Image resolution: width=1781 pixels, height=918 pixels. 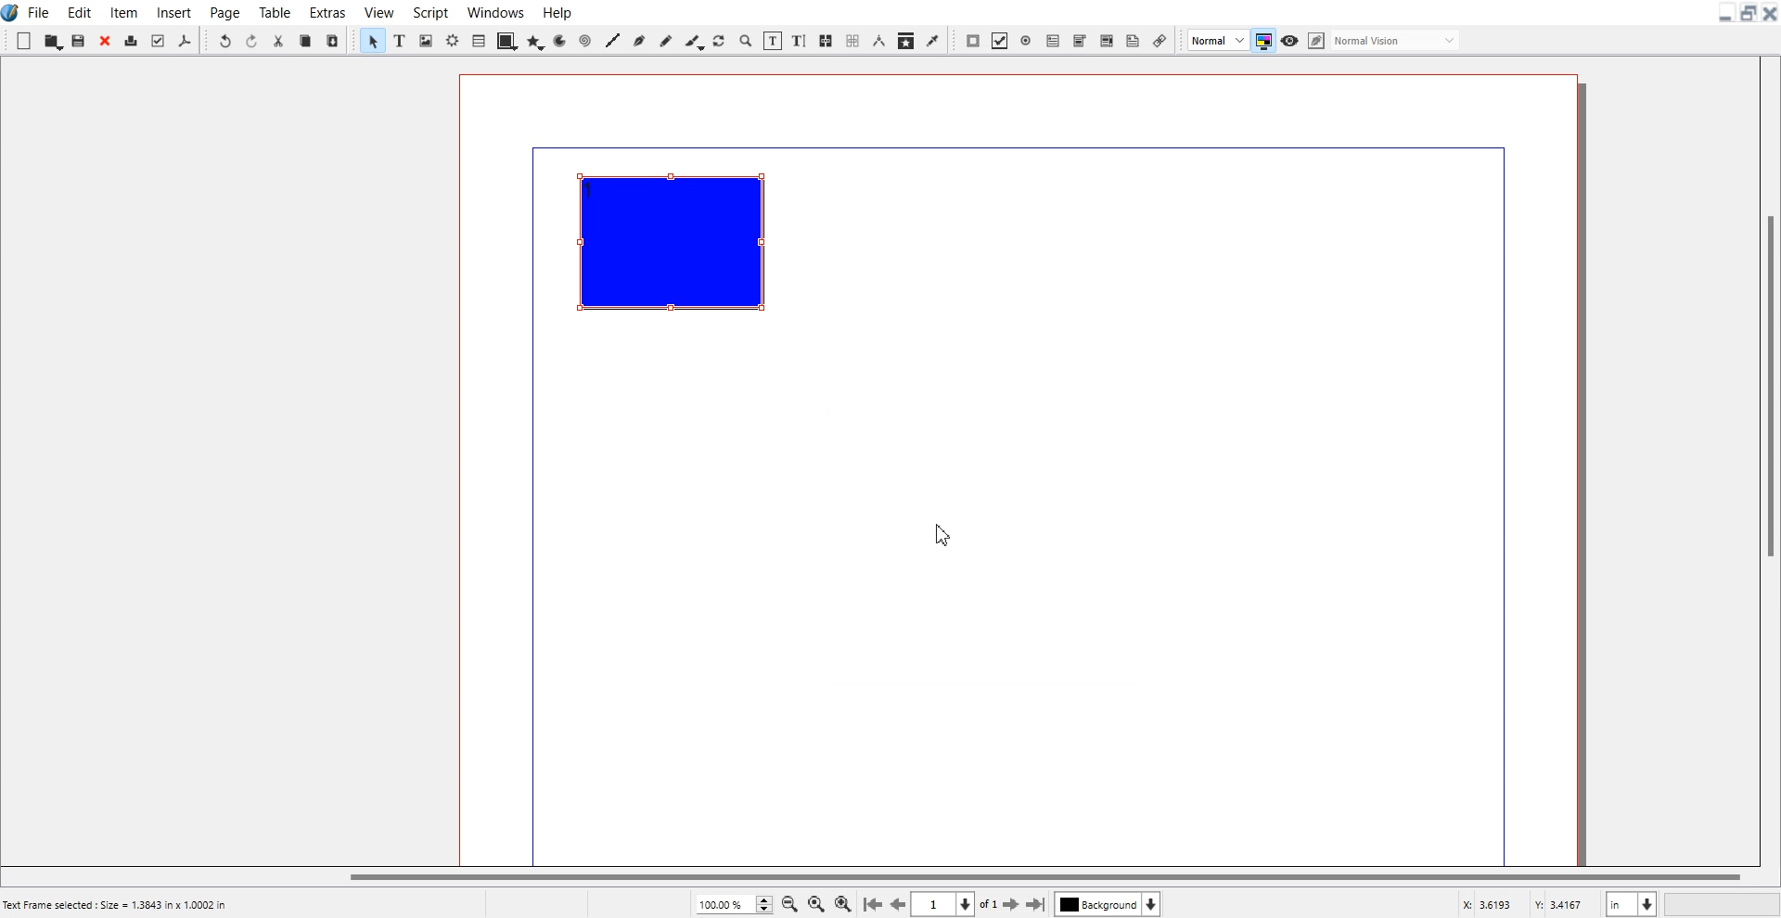 What do you see at coordinates (693, 41) in the screenshot?
I see `Calligraphic line` at bounding box center [693, 41].